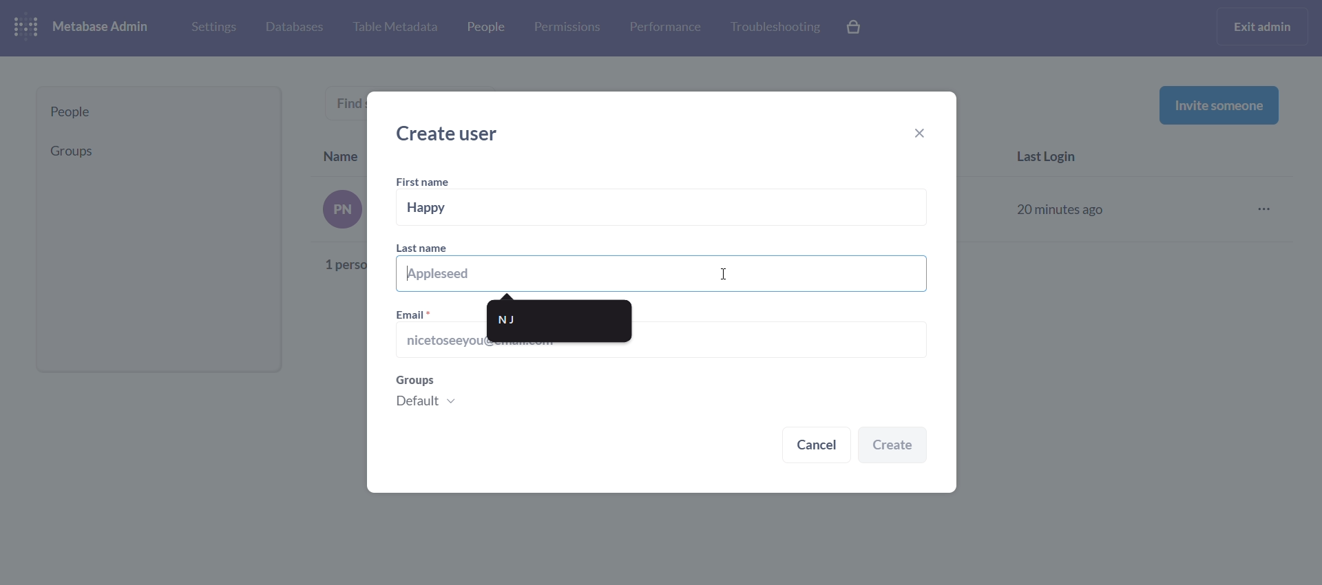 This screenshot has width=1322, height=585. Describe the element at coordinates (1268, 210) in the screenshot. I see `more` at that location.